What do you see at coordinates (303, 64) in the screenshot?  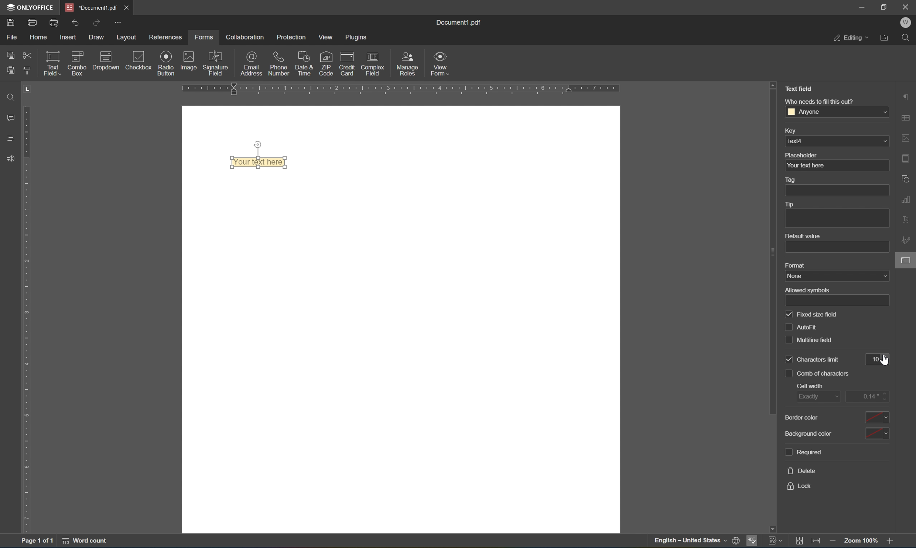 I see `date and time` at bounding box center [303, 64].